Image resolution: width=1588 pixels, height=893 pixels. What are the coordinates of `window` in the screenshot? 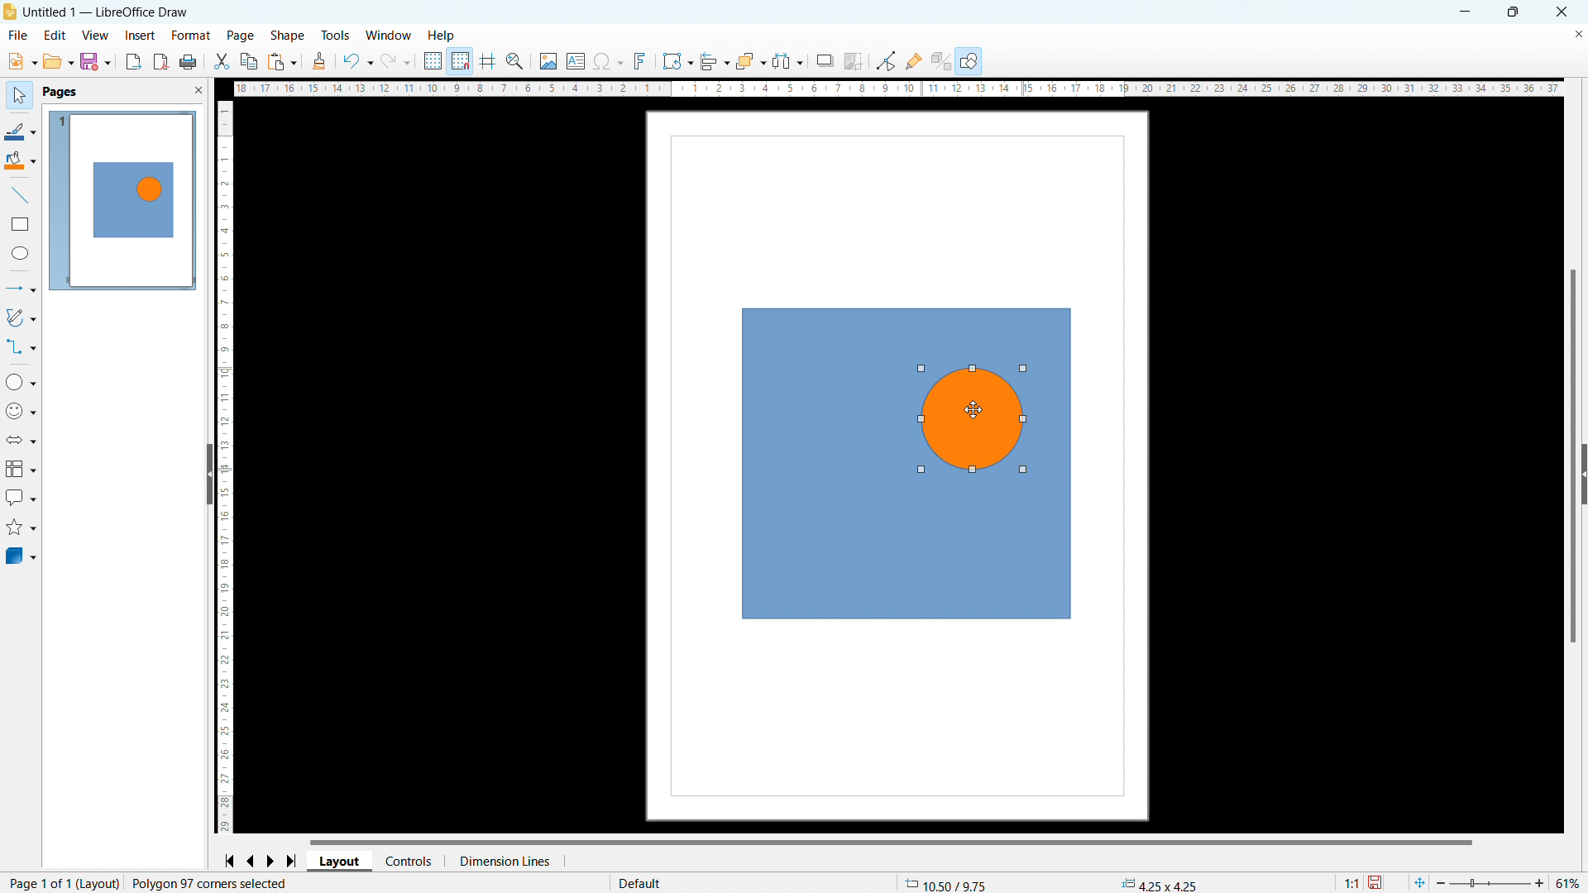 It's located at (388, 36).